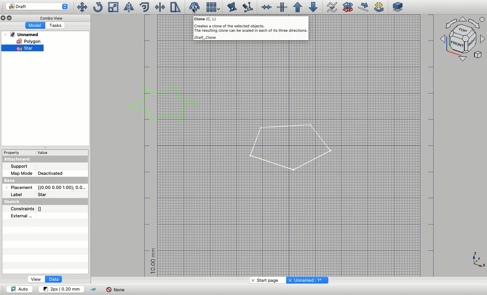 The image size is (487, 295). Describe the element at coordinates (398, 7) in the screenshot. I see `Plane selector` at that location.